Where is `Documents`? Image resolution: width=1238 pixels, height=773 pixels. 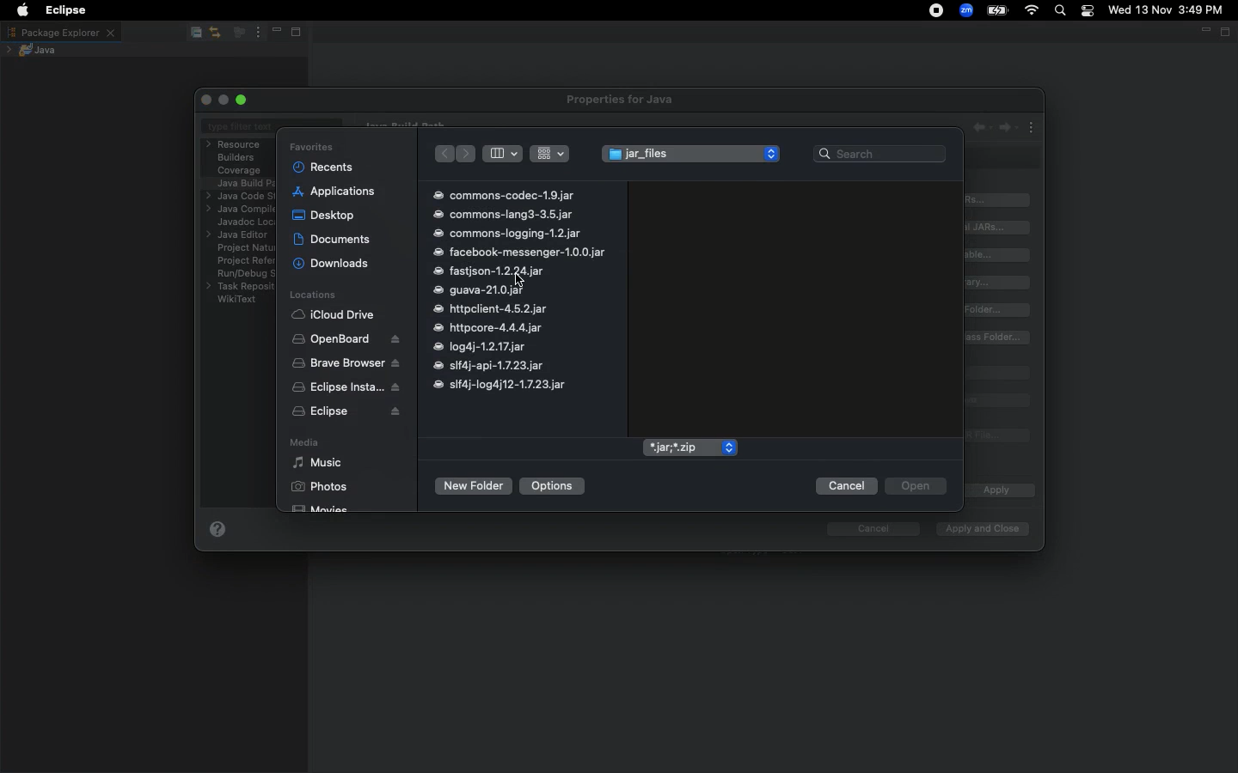 Documents is located at coordinates (334, 239).